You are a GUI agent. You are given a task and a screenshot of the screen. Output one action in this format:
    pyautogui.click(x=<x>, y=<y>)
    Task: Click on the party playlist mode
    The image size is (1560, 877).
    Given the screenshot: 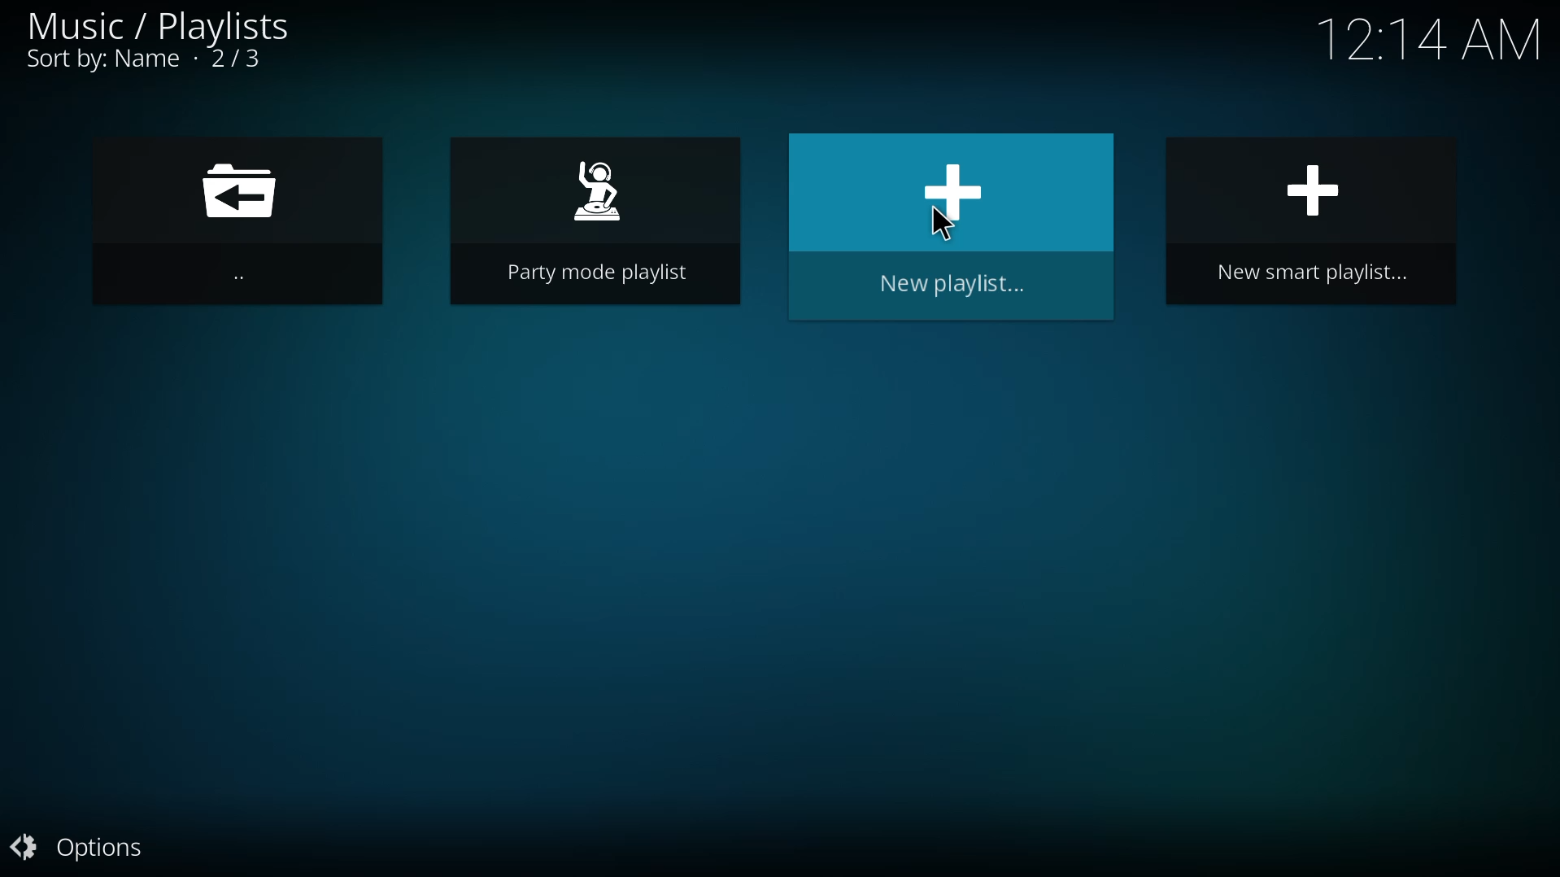 What is the action you would take?
    pyautogui.click(x=596, y=226)
    